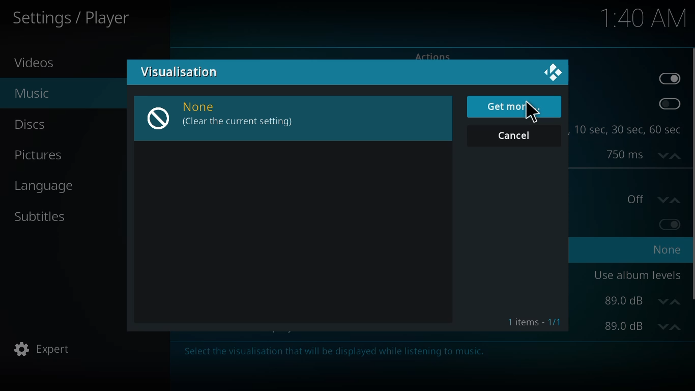 Image resolution: width=695 pixels, height=391 pixels. What do you see at coordinates (75, 18) in the screenshot?
I see `player` at bounding box center [75, 18].